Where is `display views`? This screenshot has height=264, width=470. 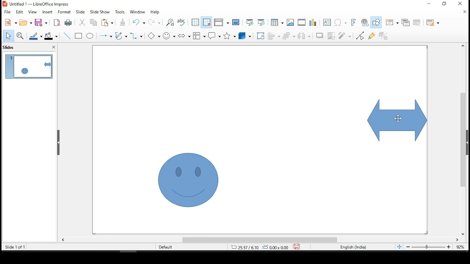 display views is located at coordinates (221, 23).